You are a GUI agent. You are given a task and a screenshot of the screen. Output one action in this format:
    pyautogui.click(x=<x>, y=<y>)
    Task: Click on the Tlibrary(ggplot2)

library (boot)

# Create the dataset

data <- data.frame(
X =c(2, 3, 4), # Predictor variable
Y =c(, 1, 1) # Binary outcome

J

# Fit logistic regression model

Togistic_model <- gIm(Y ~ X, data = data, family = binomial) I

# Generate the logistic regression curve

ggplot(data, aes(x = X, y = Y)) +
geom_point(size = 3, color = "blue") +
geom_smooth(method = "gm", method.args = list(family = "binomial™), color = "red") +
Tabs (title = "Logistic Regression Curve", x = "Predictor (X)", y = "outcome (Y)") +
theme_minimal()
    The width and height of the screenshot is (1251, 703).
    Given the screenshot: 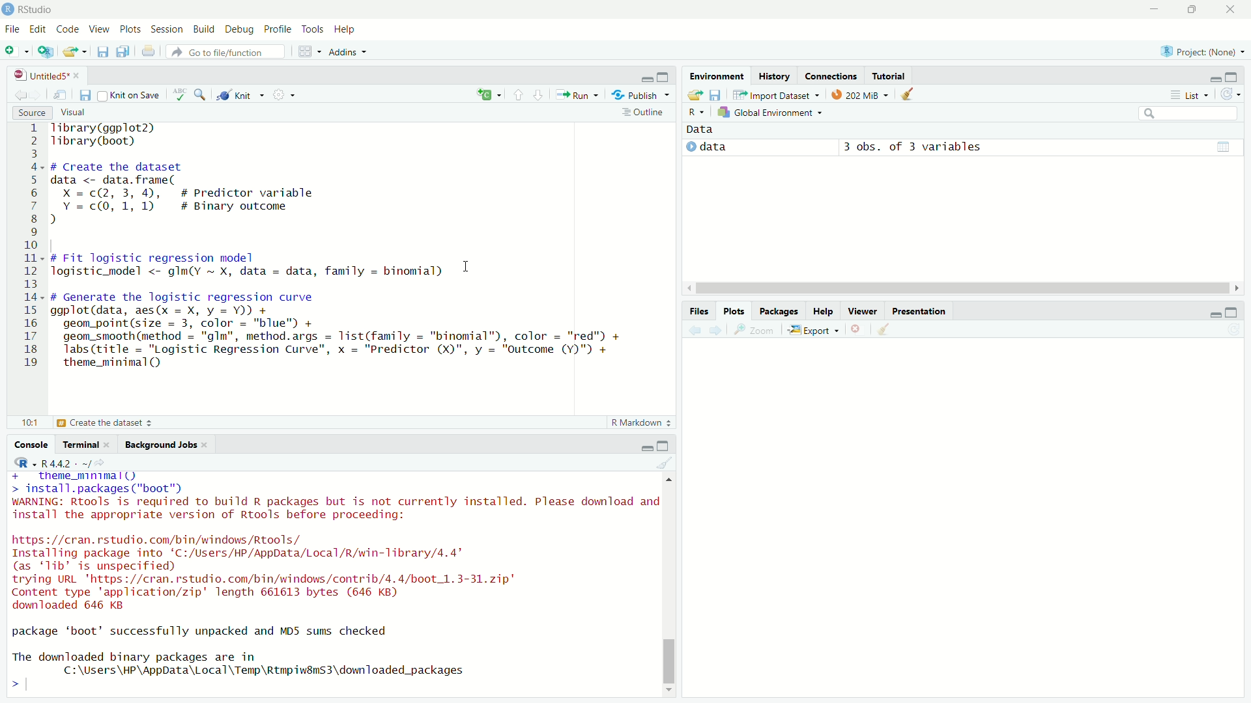 What is the action you would take?
    pyautogui.click(x=338, y=251)
    